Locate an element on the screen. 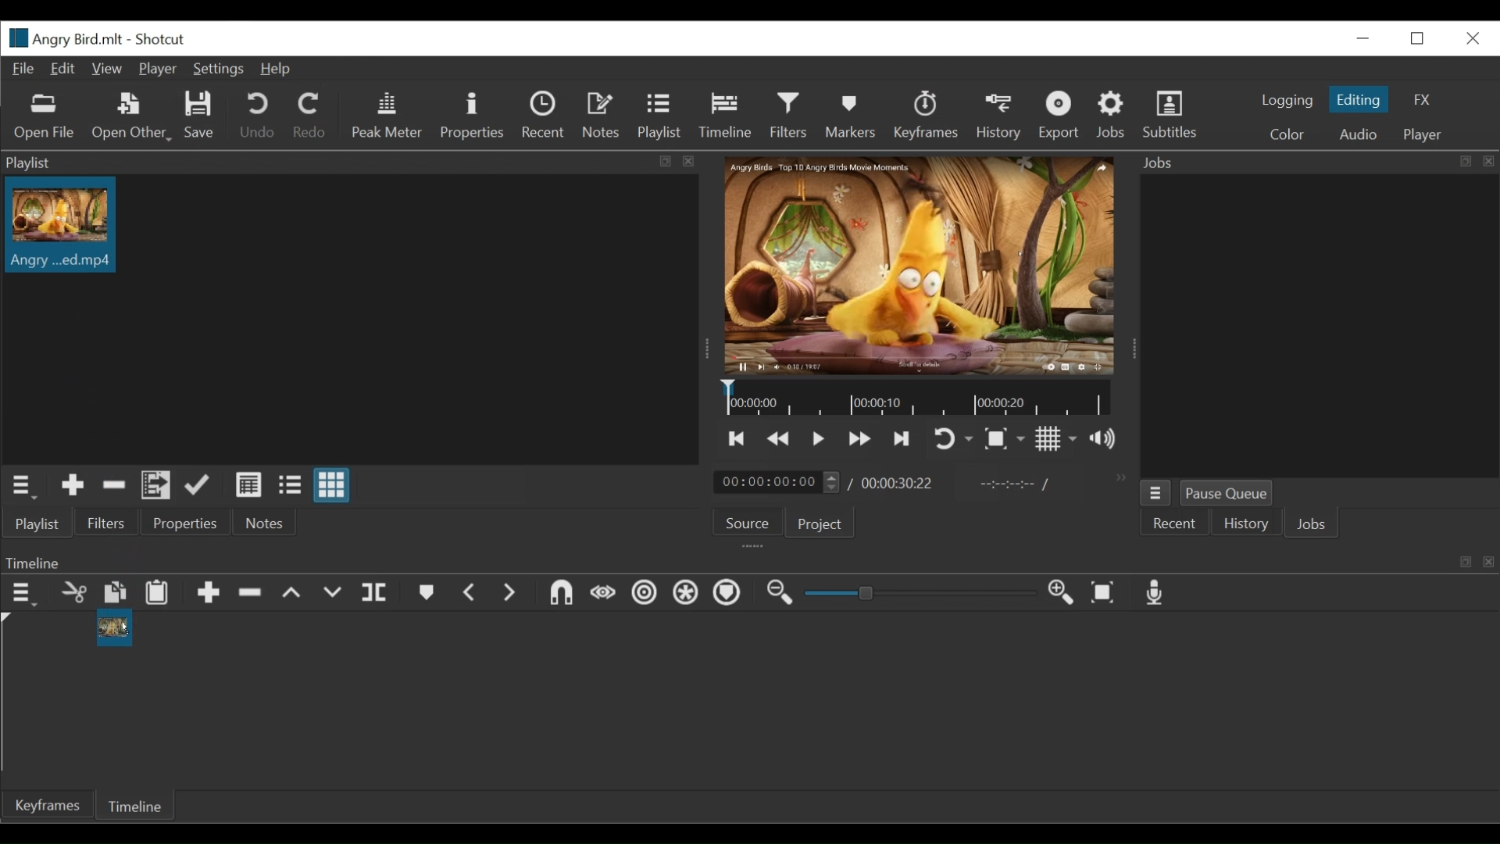 This screenshot has width=1500, height=844. Jobs menu is located at coordinates (1155, 492).